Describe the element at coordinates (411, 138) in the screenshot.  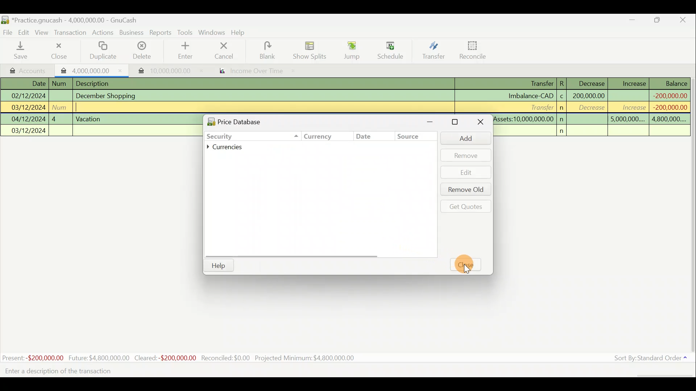
I see `source` at that location.